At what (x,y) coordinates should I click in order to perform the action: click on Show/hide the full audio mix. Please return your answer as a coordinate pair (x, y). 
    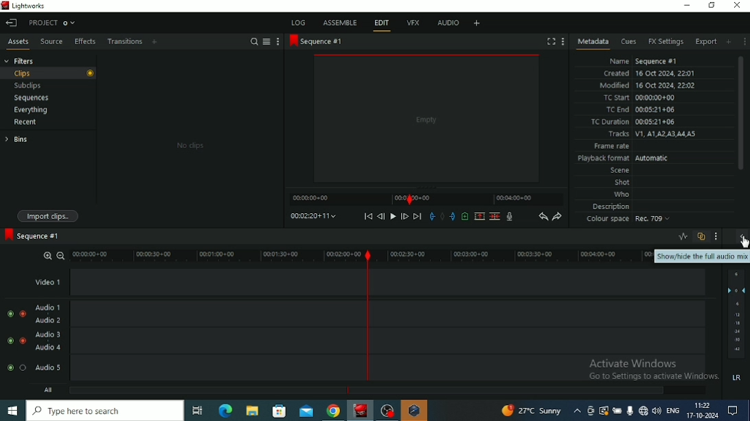
    Looking at the image, I should click on (742, 239).